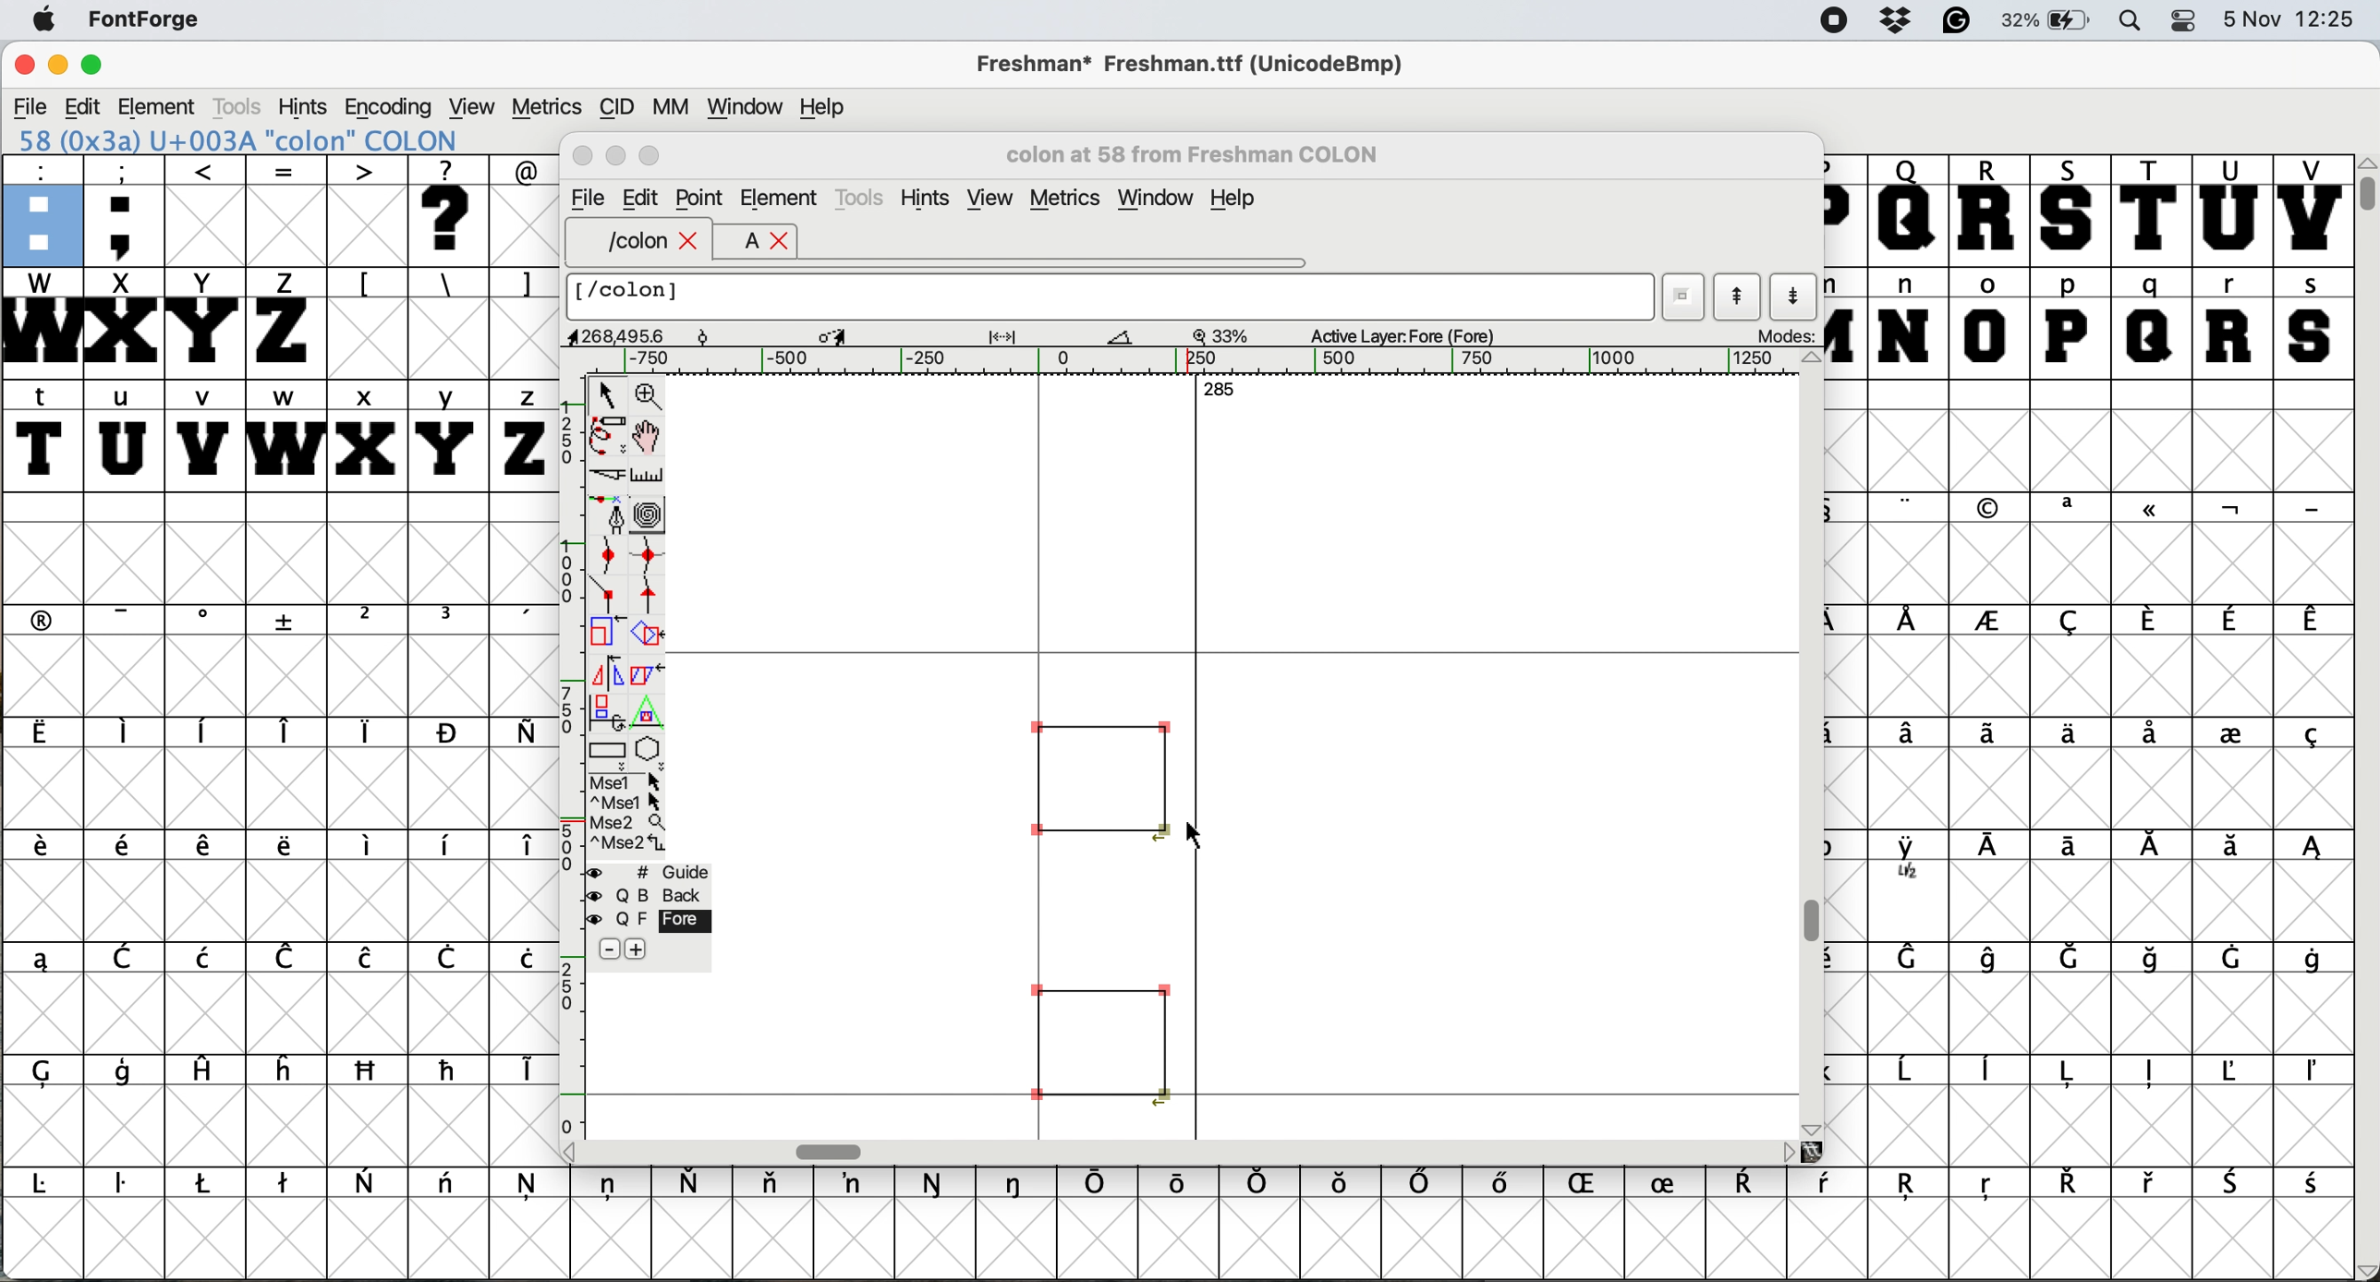  What do you see at coordinates (127, 210) in the screenshot?
I see `;` at bounding box center [127, 210].